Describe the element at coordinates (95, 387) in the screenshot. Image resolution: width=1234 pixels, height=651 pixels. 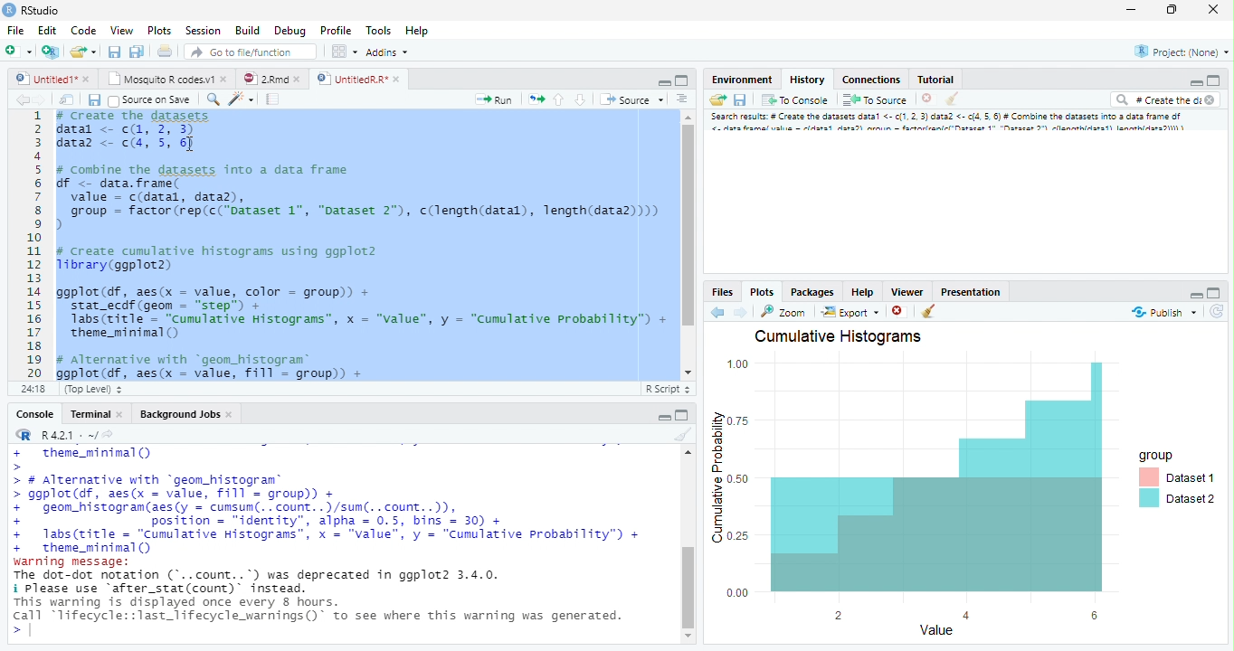
I see `Top level` at that location.